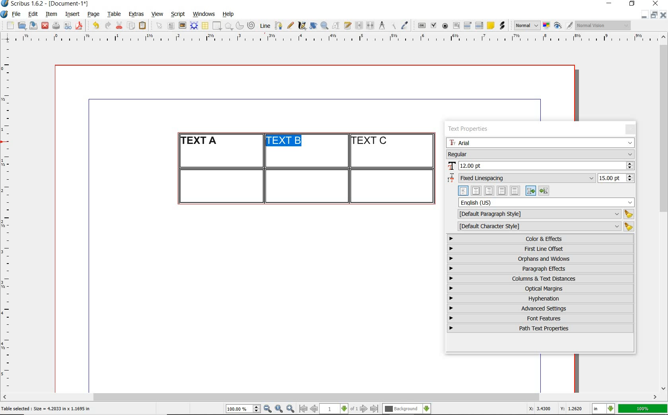 This screenshot has width=668, height=415. I want to click on text language, so click(547, 202).